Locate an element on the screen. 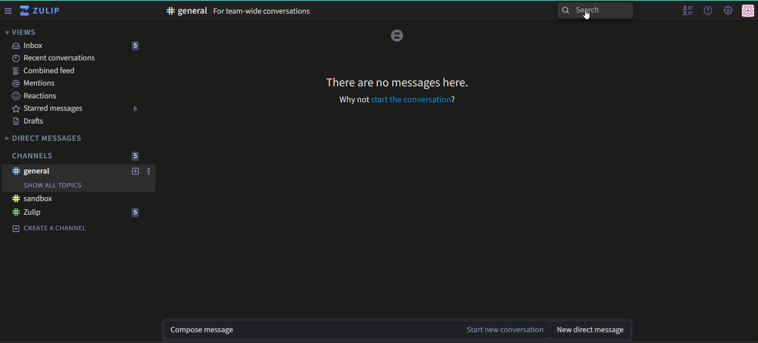 The height and width of the screenshot is (343, 758). help menu is located at coordinates (709, 10).